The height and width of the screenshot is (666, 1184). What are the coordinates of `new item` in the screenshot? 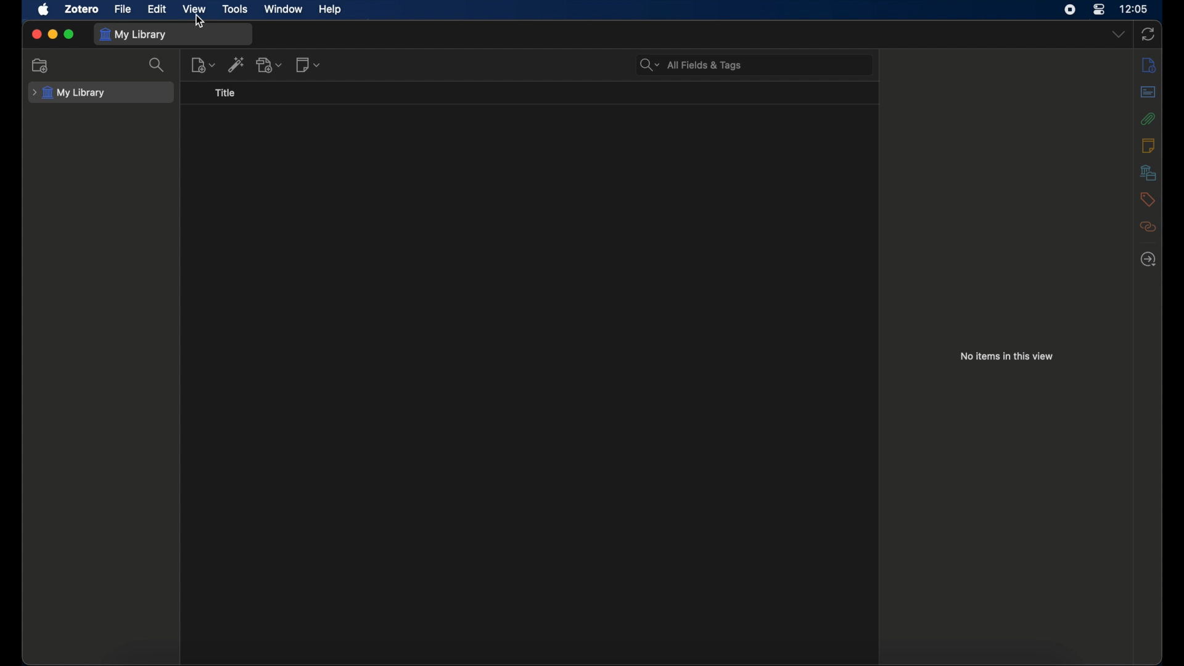 It's located at (203, 65).